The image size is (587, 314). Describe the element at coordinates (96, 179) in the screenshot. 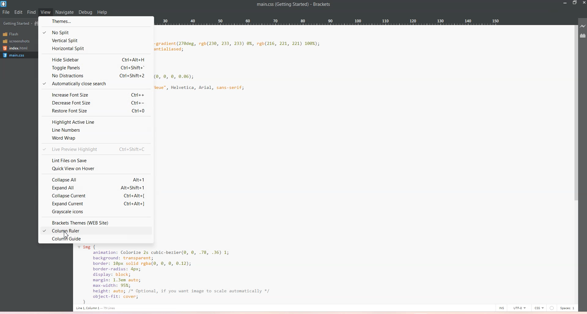

I see `Collapse All` at that location.